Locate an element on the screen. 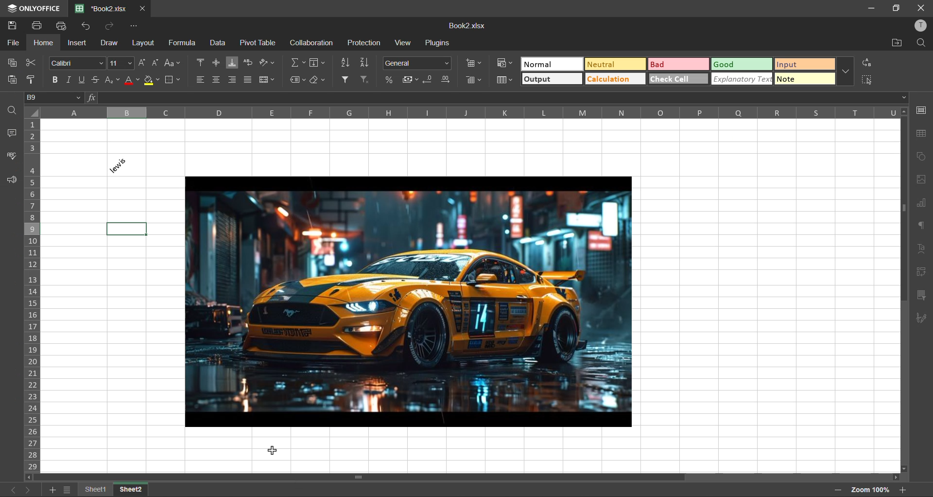  summation is located at coordinates (299, 62).